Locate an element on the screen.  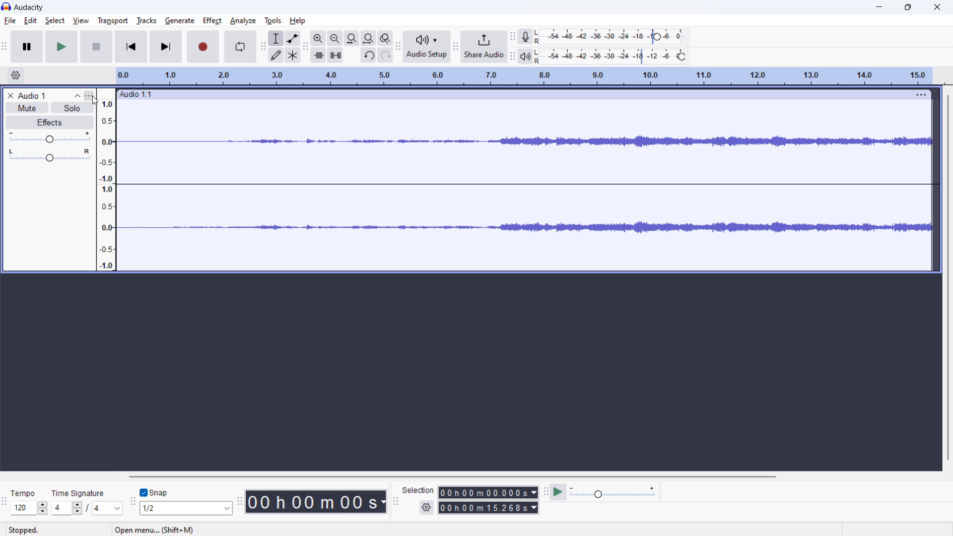
skip to last is located at coordinates (166, 46).